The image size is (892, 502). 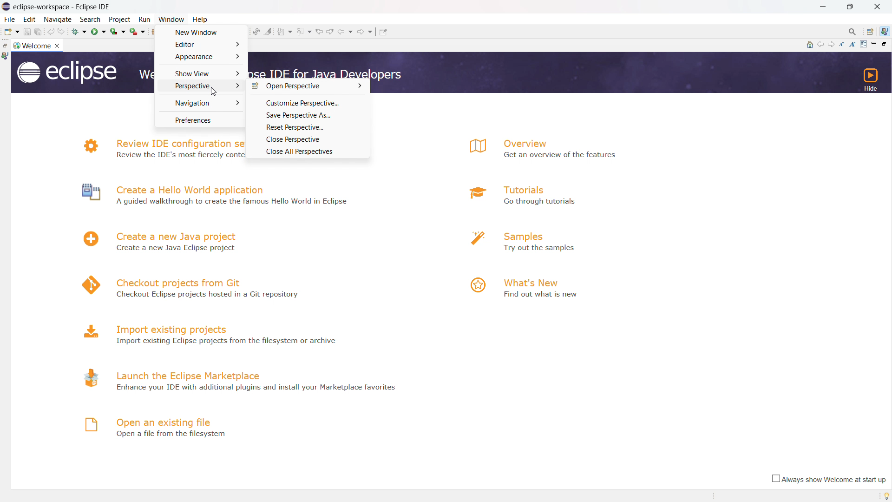 What do you see at coordinates (88, 424) in the screenshot?
I see `logo` at bounding box center [88, 424].